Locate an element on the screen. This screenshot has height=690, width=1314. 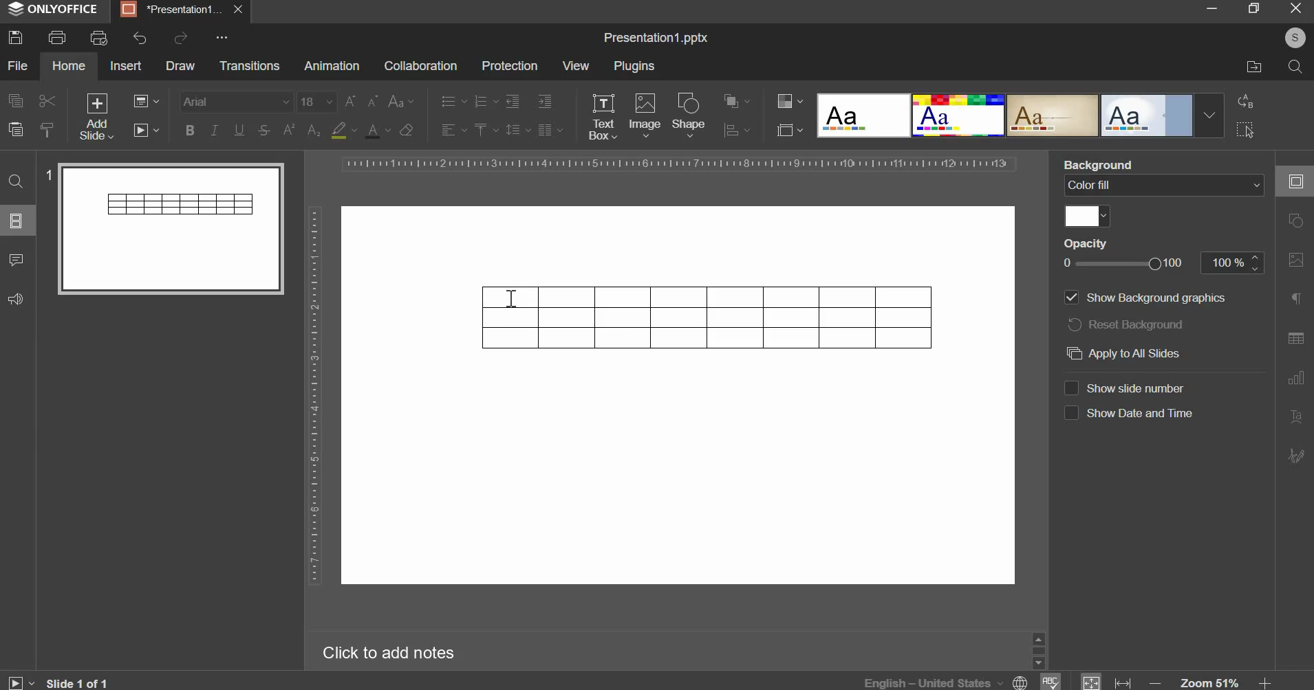
clear style is located at coordinates (406, 129).